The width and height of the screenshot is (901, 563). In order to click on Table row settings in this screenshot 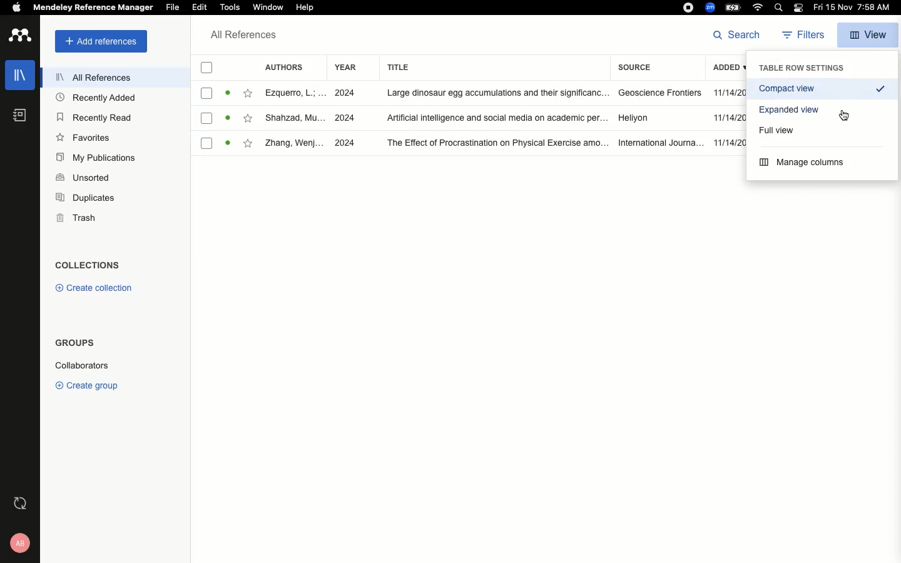, I will do `click(803, 68)`.